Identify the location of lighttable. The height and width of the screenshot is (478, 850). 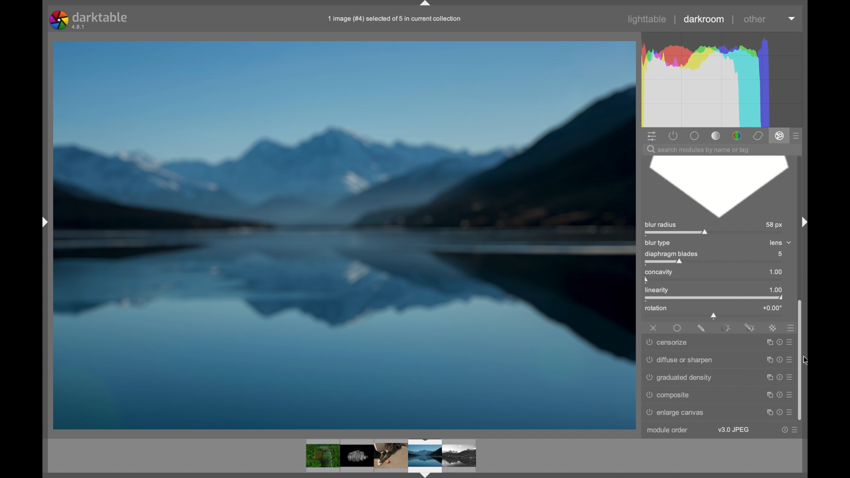
(648, 19).